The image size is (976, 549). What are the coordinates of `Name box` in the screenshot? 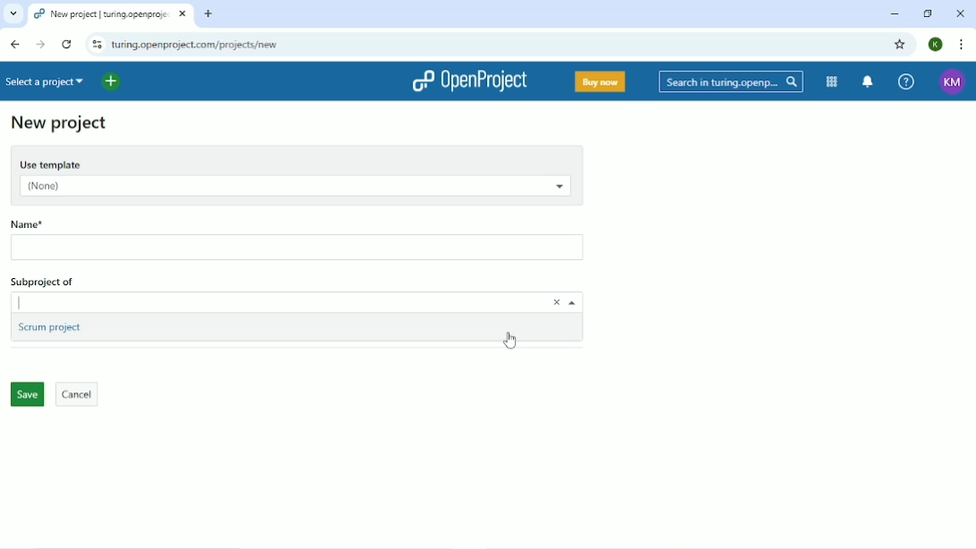 It's located at (299, 249).